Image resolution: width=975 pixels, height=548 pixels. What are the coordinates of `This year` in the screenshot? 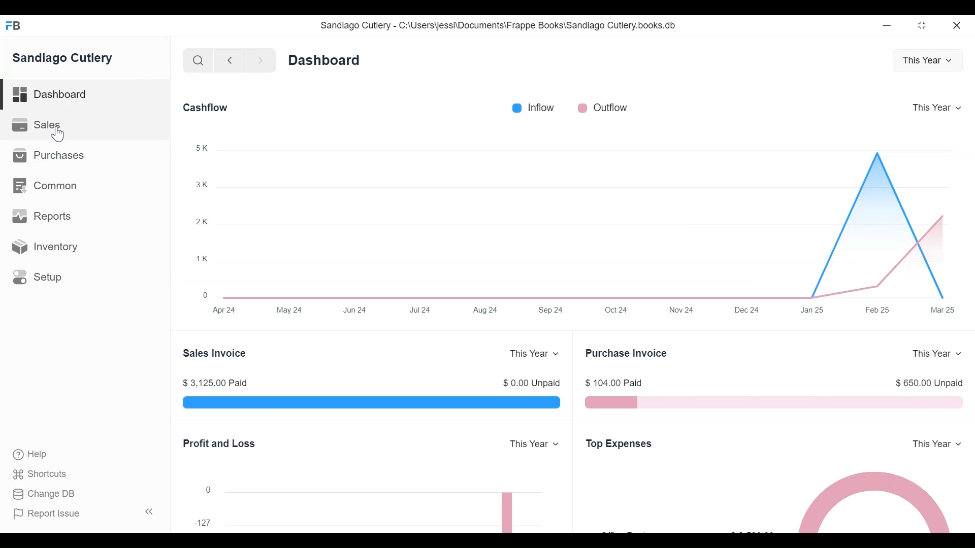 It's located at (934, 354).